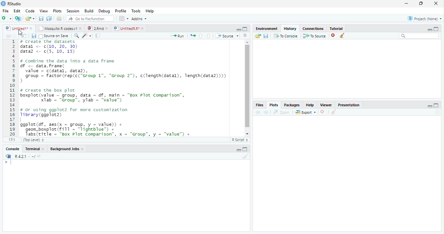  What do you see at coordinates (419, 36) in the screenshot?
I see `Search bar` at bounding box center [419, 36].